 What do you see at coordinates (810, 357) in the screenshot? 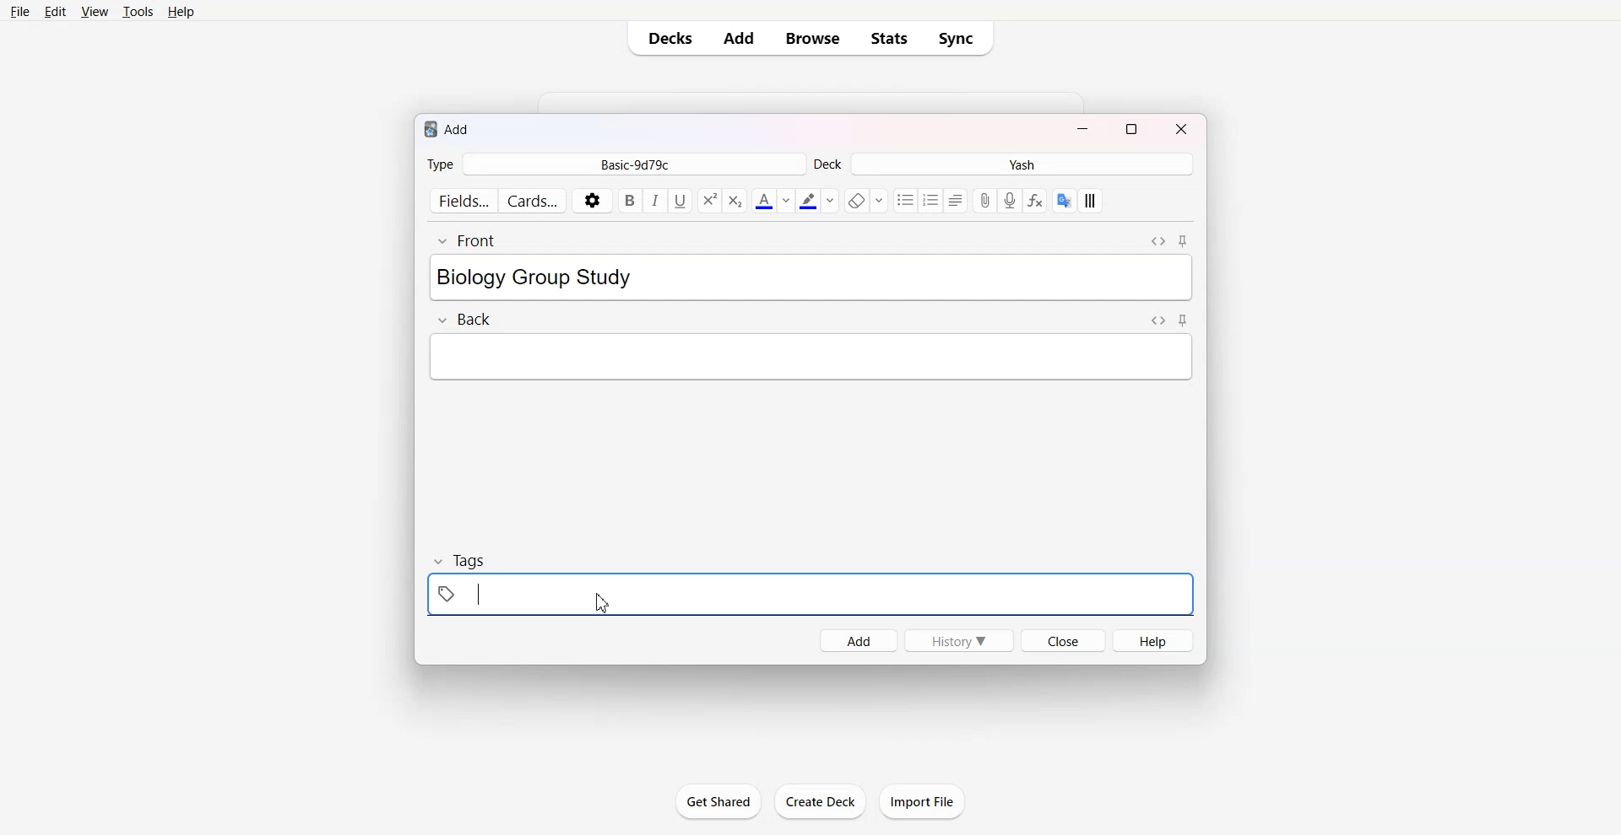
I see `back input field` at bounding box center [810, 357].